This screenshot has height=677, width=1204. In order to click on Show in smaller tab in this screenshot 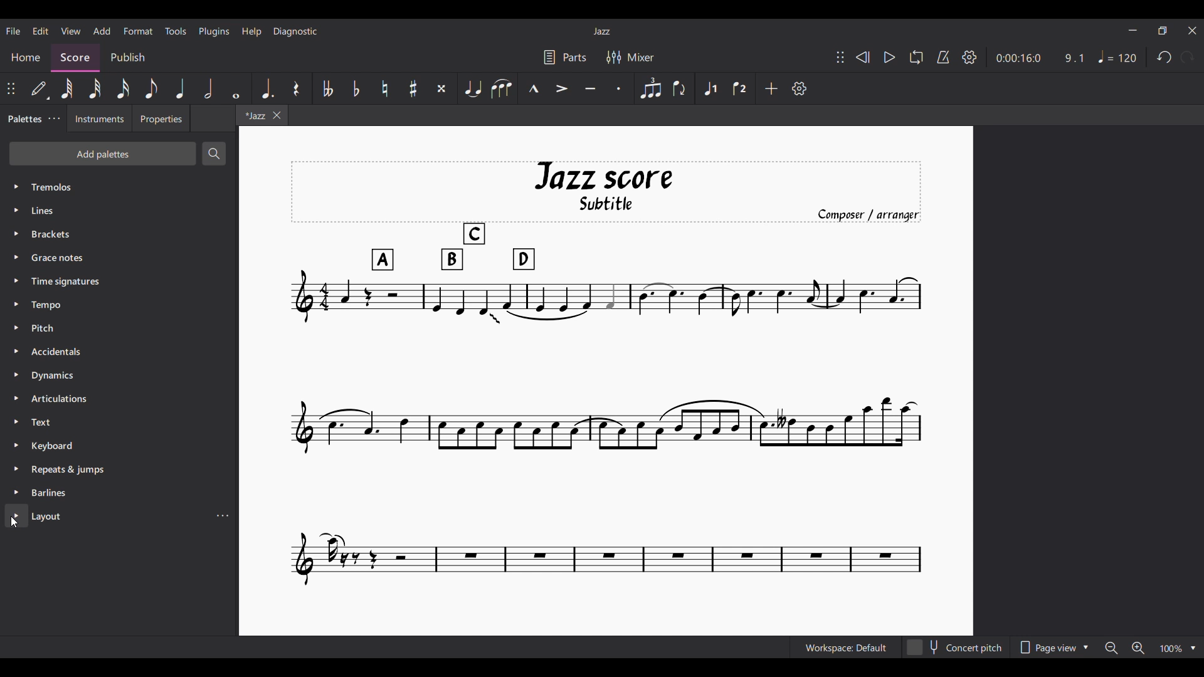, I will do `click(1163, 31)`.